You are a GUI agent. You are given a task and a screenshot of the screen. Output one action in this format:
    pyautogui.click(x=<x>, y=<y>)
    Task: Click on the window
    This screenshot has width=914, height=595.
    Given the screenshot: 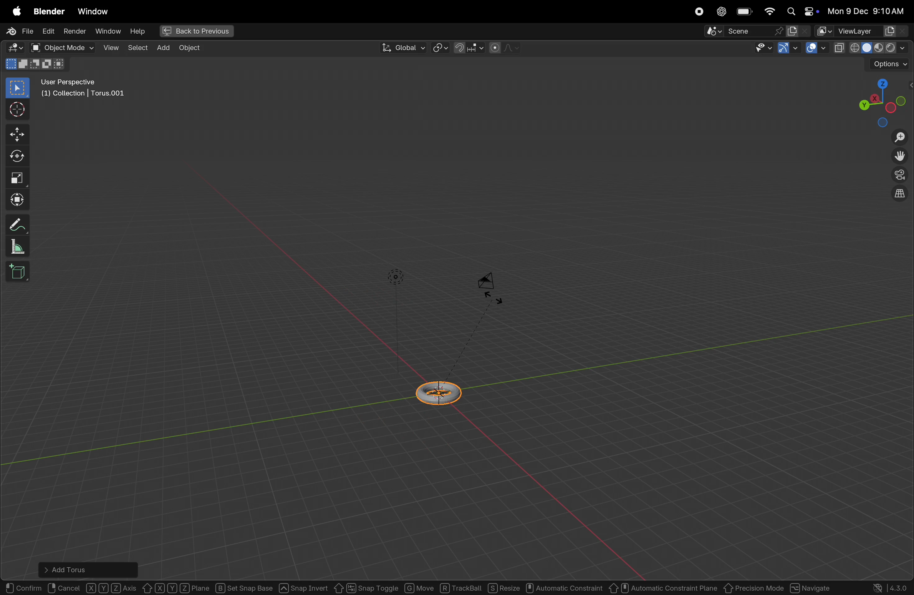 What is the action you would take?
    pyautogui.click(x=107, y=31)
    